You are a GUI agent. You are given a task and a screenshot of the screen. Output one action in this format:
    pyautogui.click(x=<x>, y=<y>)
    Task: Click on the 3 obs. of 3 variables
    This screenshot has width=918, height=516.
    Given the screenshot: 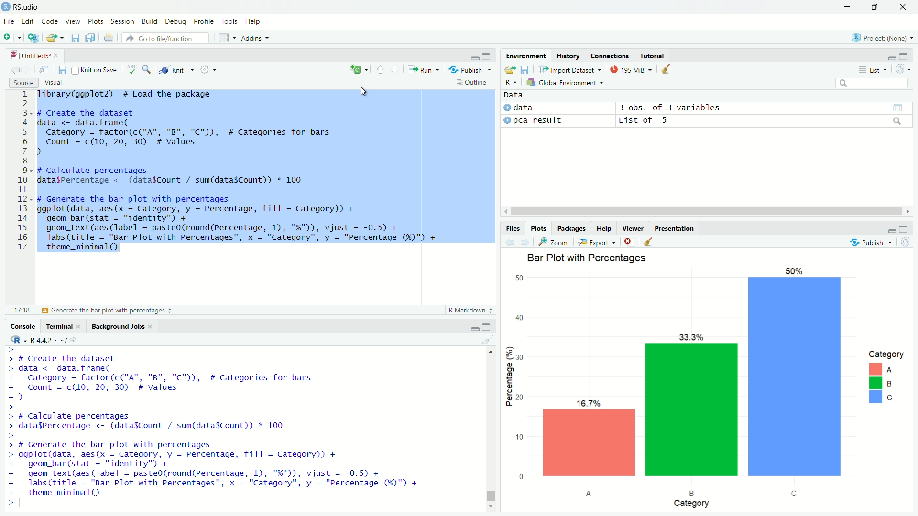 What is the action you would take?
    pyautogui.click(x=764, y=107)
    